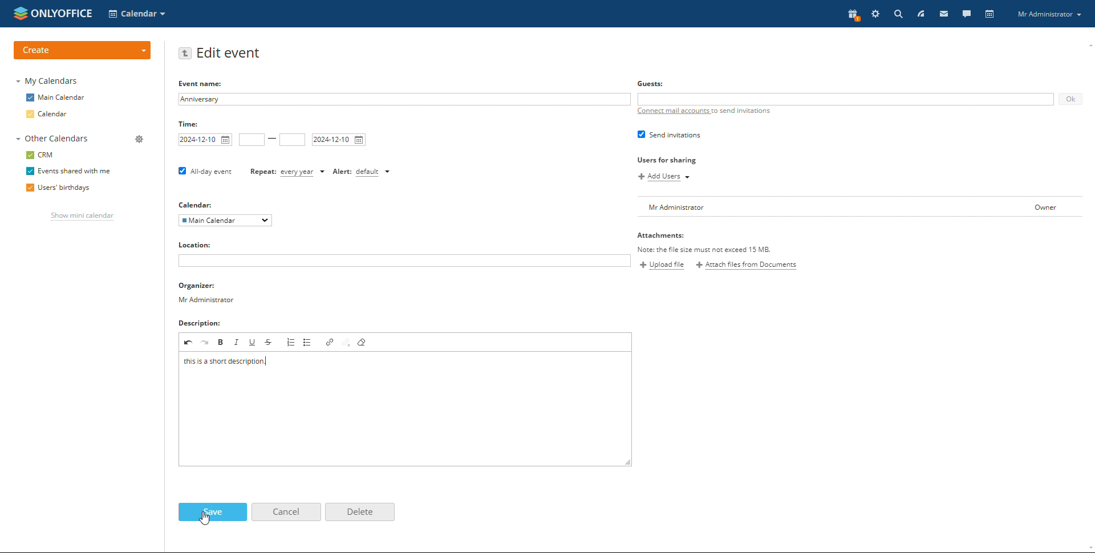  What do you see at coordinates (138, 13) in the screenshot?
I see `select application` at bounding box center [138, 13].